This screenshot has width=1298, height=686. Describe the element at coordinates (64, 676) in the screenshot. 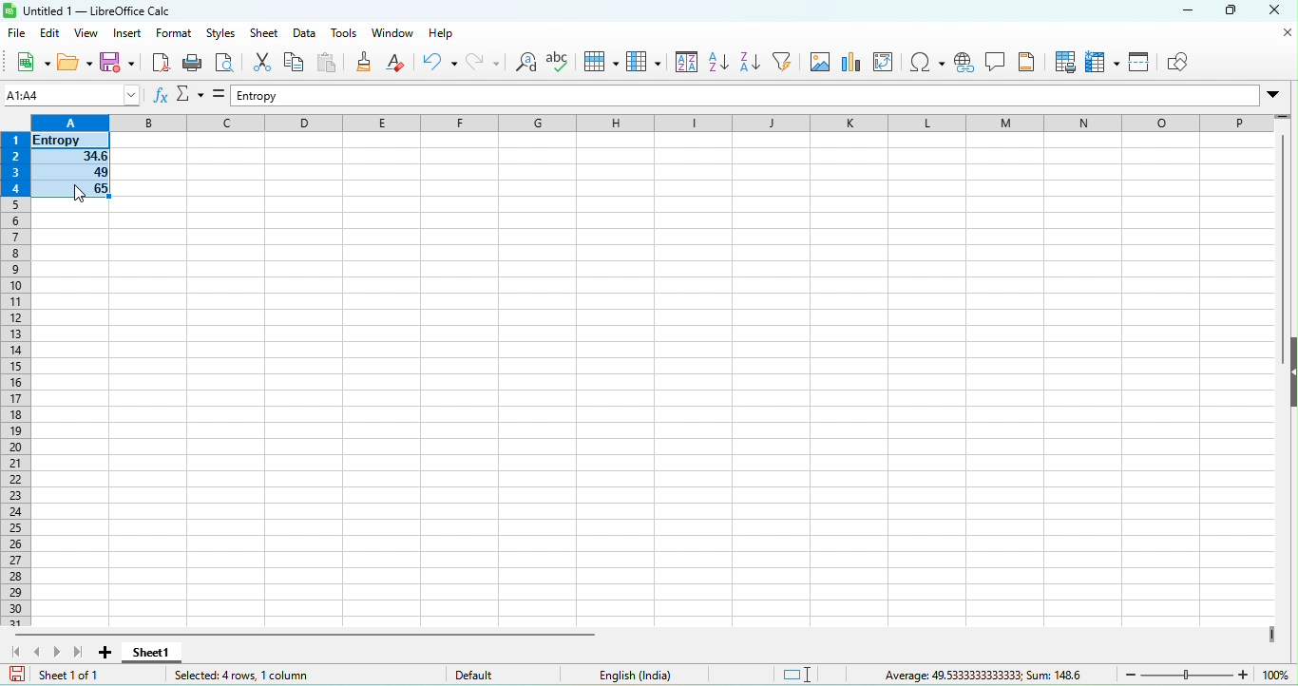

I see `sheet 1 of 1` at that location.